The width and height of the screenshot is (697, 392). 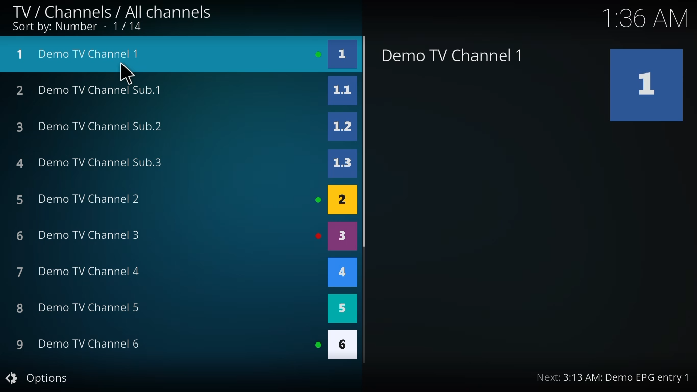 What do you see at coordinates (341, 200) in the screenshot?
I see `2` at bounding box center [341, 200].